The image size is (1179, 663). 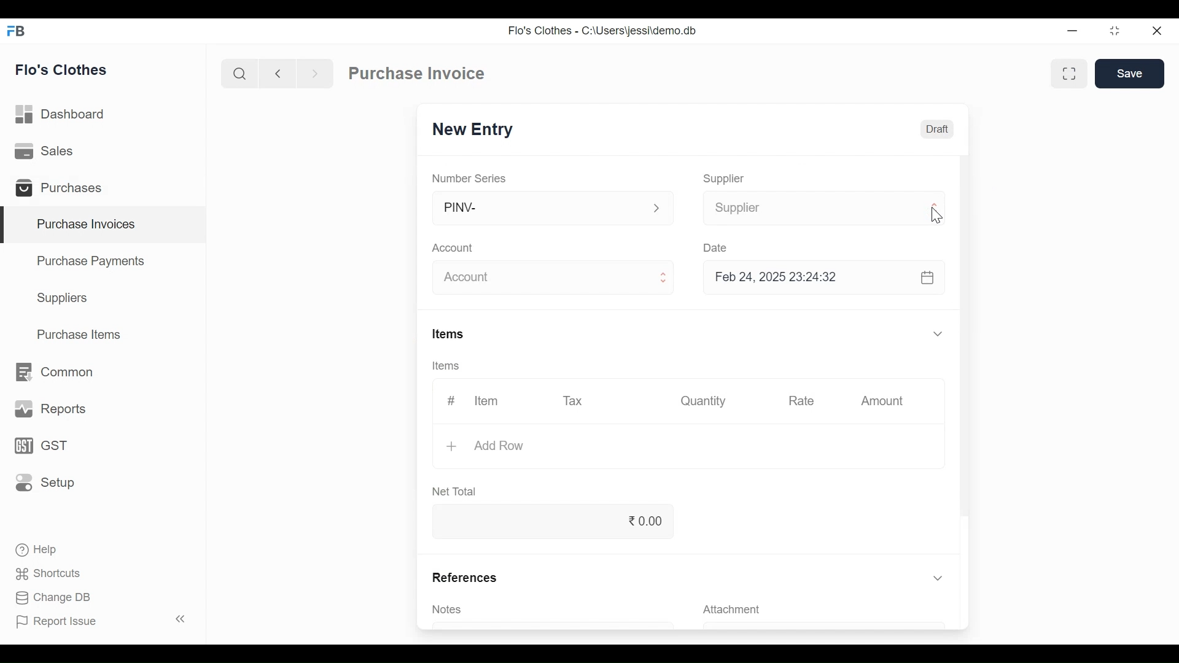 I want to click on Vertical Scroll bar, so click(x=969, y=336).